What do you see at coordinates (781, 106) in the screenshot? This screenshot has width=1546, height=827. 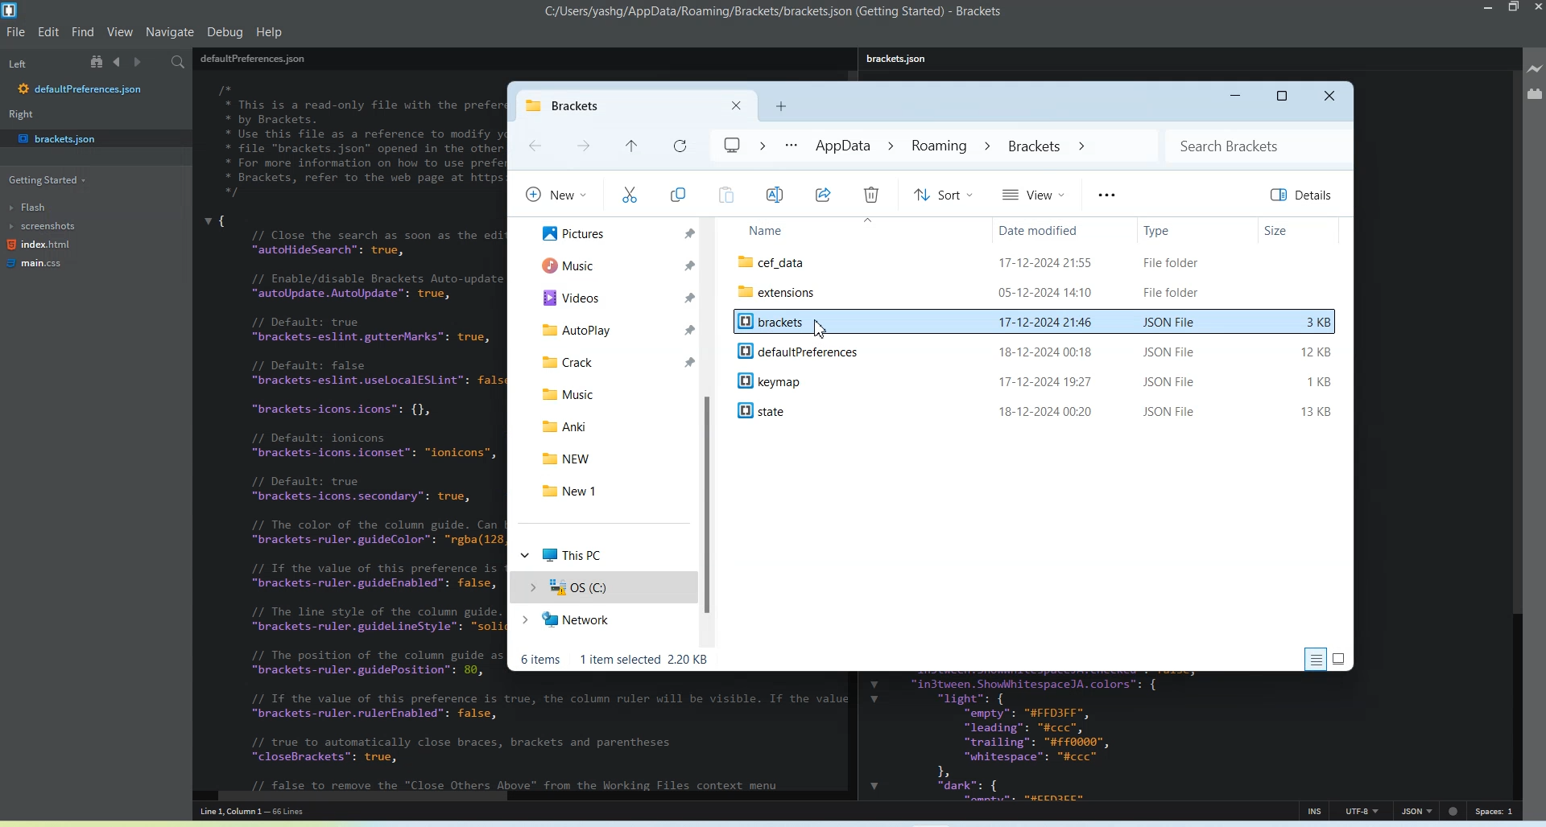 I see `New Tab` at bounding box center [781, 106].